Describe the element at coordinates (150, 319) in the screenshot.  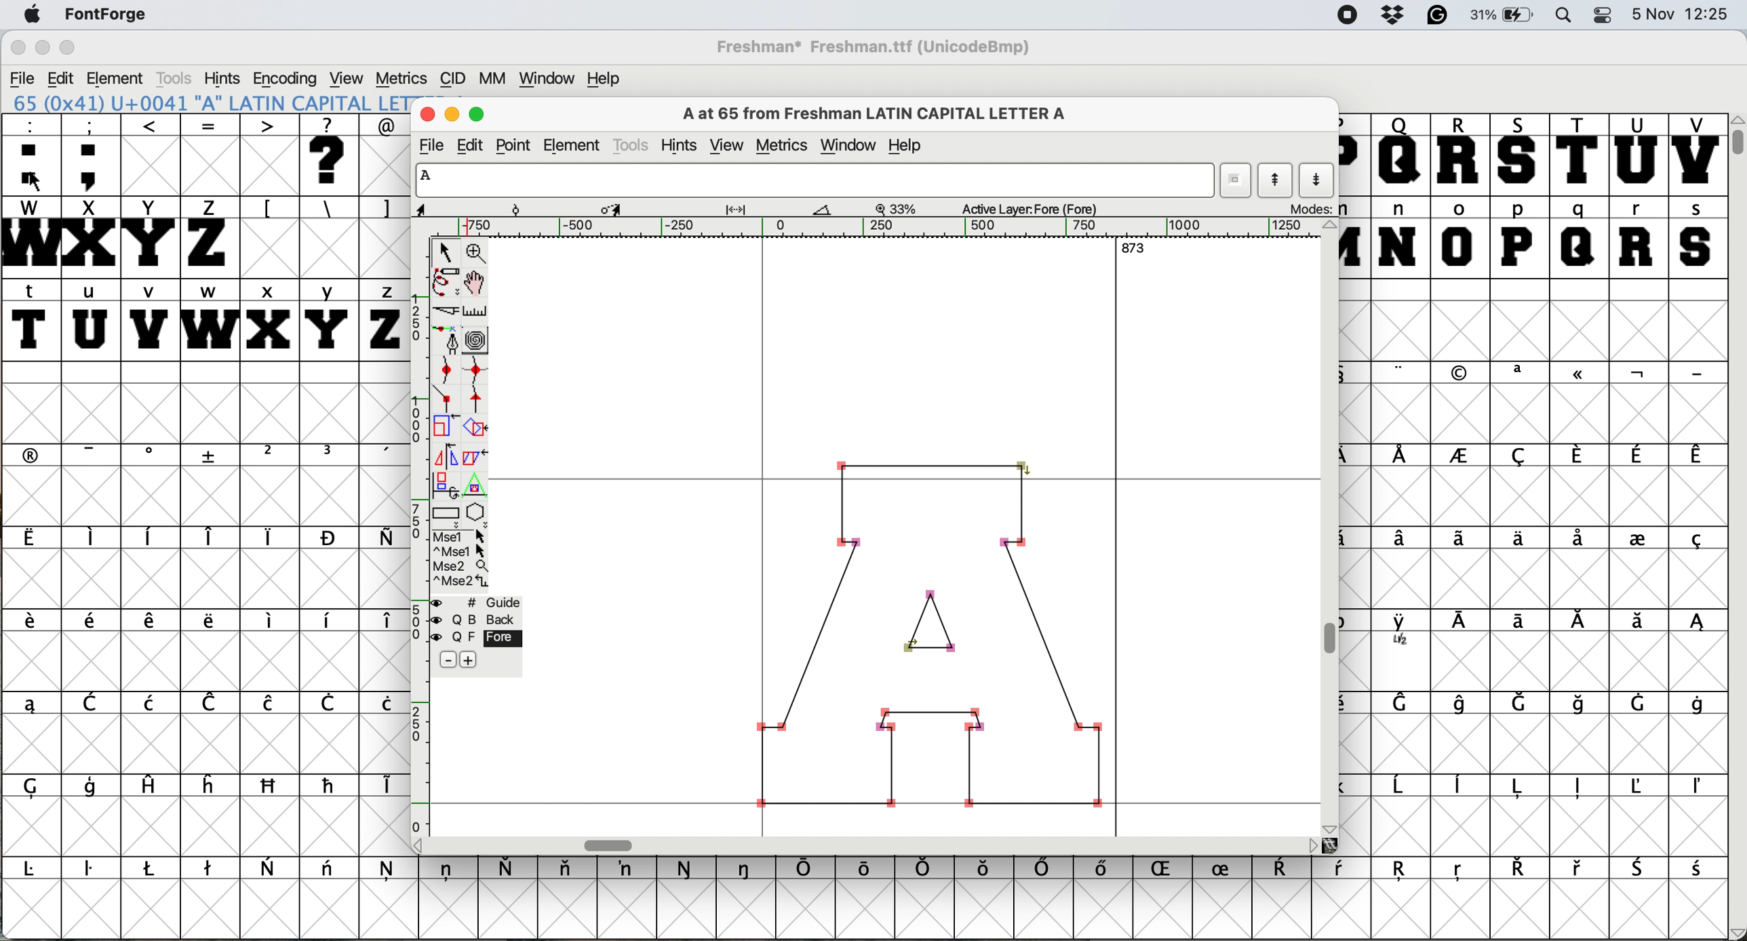
I see `v` at that location.